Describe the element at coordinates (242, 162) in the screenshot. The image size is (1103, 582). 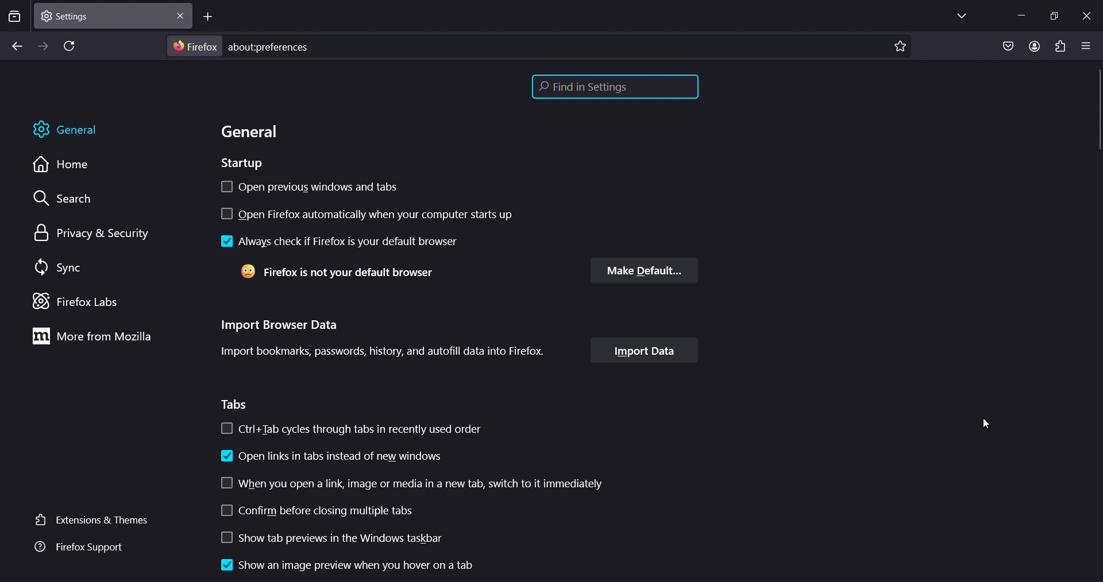
I see `startup` at that location.